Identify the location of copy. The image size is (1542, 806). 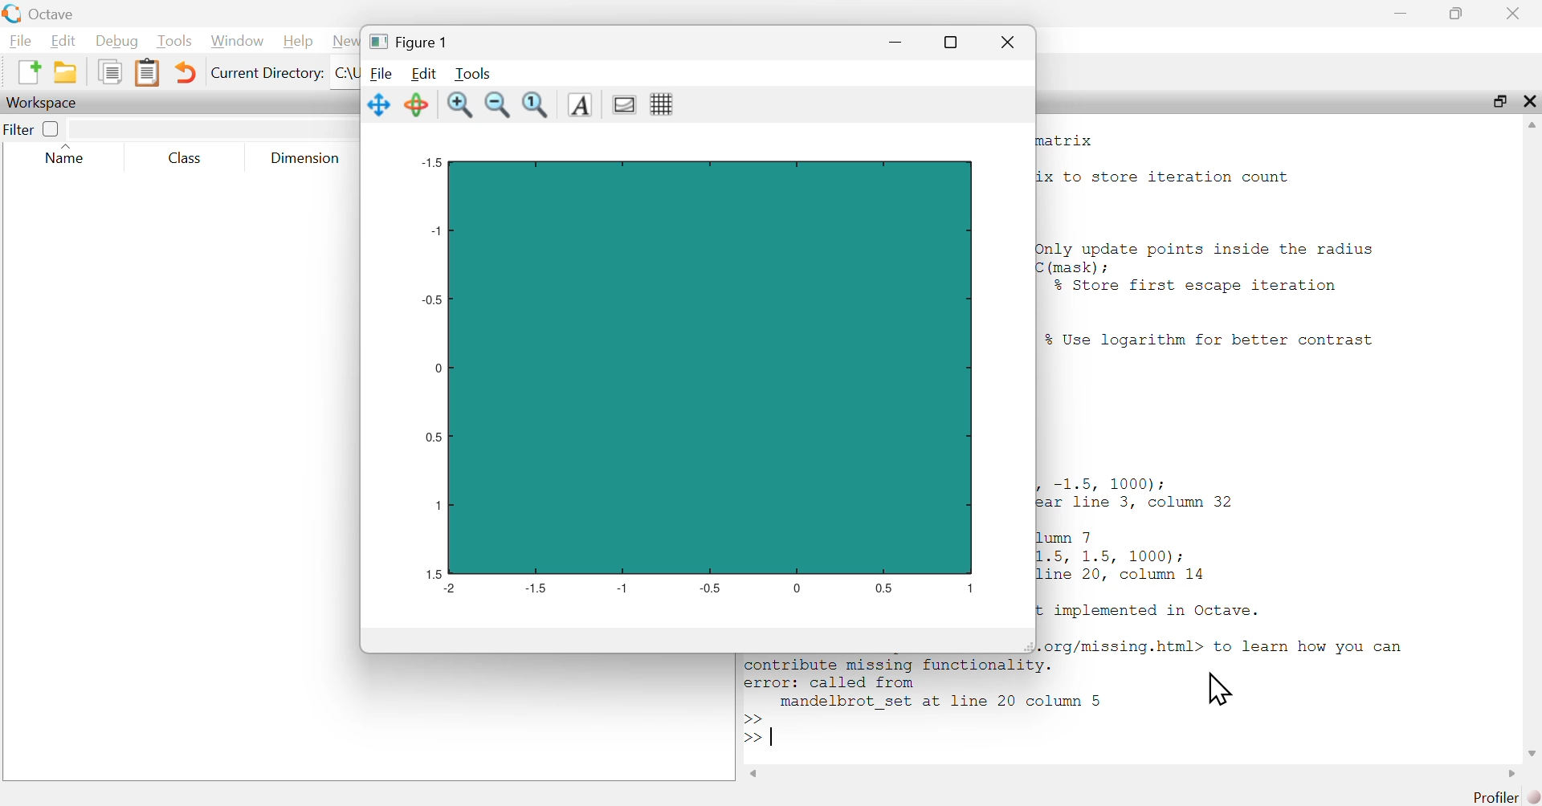
(109, 72).